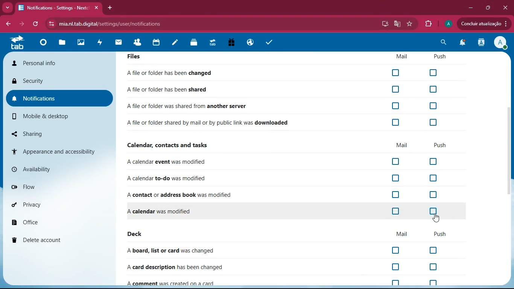 The height and width of the screenshot is (289, 514). I want to click on push, so click(438, 145).